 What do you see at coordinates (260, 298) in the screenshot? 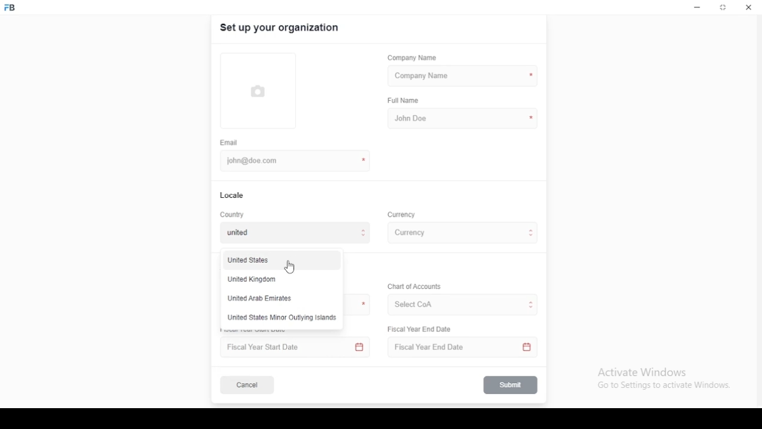
I see `united arab emirates` at bounding box center [260, 298].